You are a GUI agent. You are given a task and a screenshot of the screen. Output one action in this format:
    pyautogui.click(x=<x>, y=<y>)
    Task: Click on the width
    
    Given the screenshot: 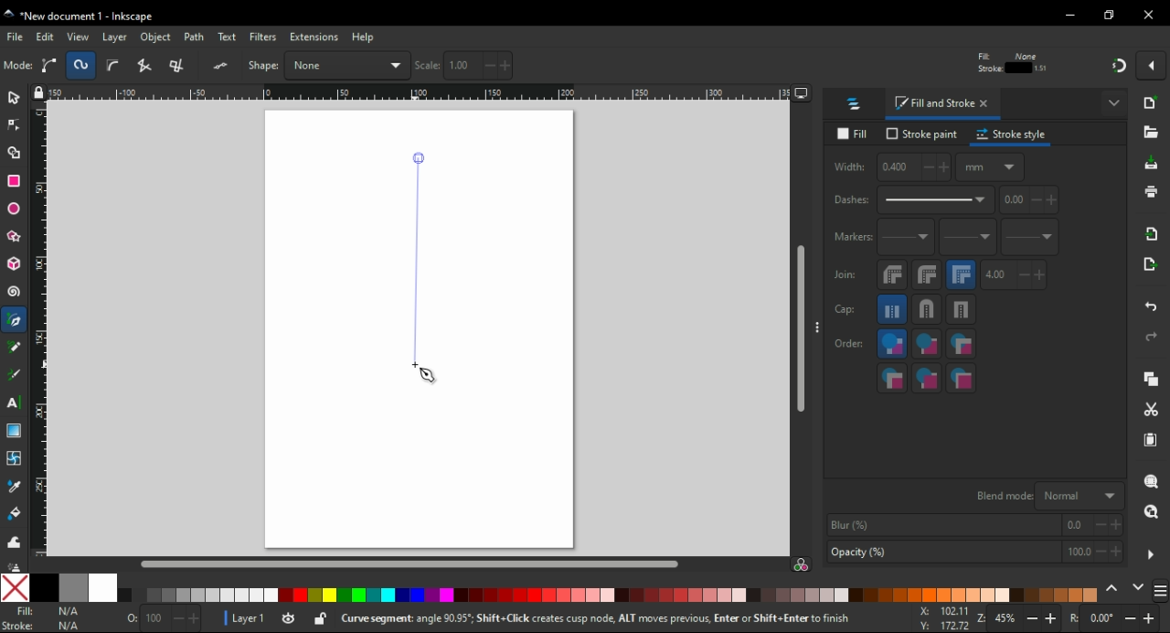 What is the action you would take?
    pyautogui.click(x=890, y=167)
    